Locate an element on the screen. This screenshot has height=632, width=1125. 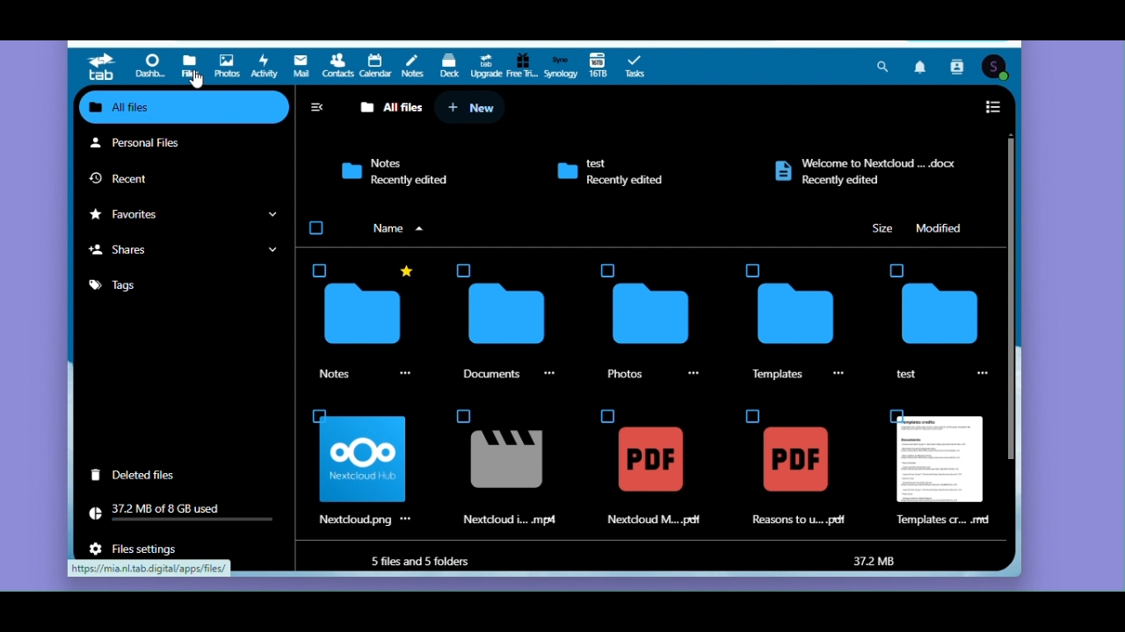
recent is located at coordinates (181, 177).